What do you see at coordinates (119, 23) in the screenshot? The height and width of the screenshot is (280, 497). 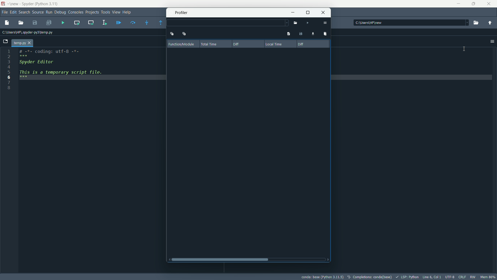 I see `debug file` at bounding box center [119, 23].